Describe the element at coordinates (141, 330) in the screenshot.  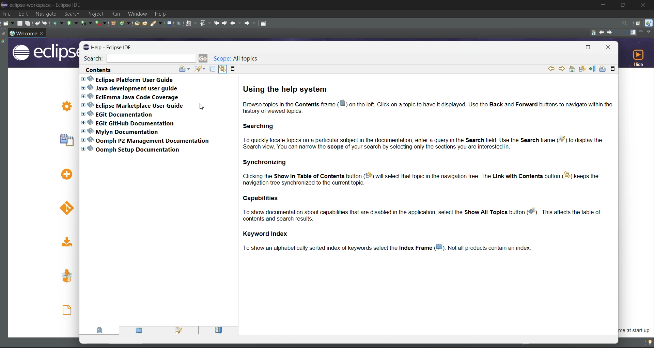
I see `index` at that location.